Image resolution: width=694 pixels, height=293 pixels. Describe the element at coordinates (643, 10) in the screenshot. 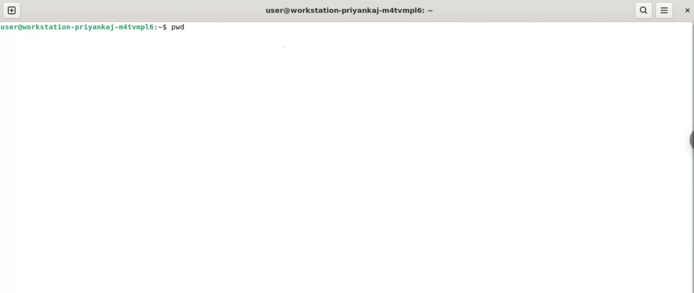

I see `search` at that location.